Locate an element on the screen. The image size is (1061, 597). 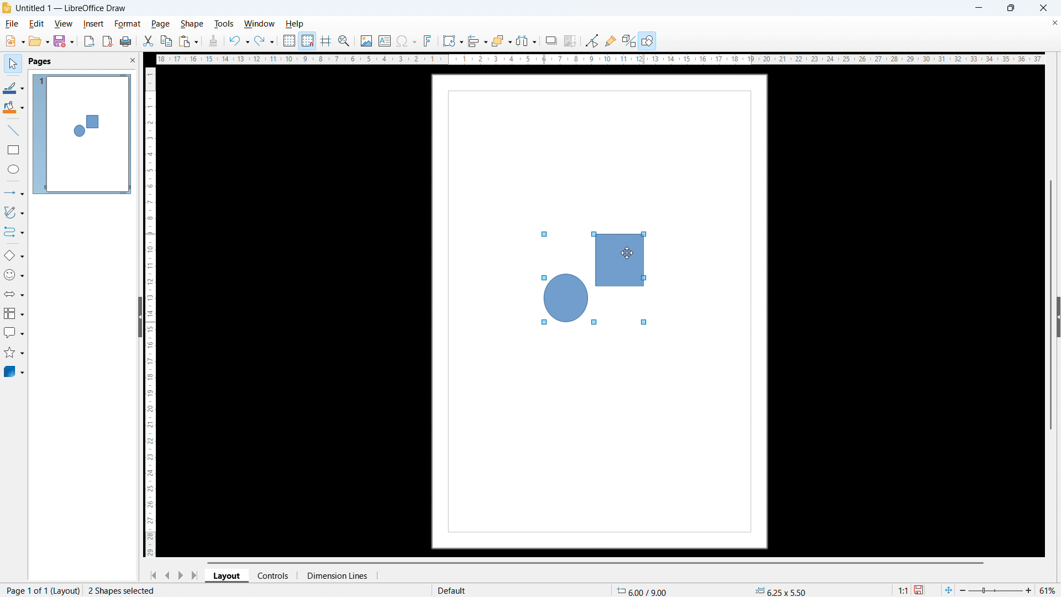
go to first page is located at coordinates (154, 575).